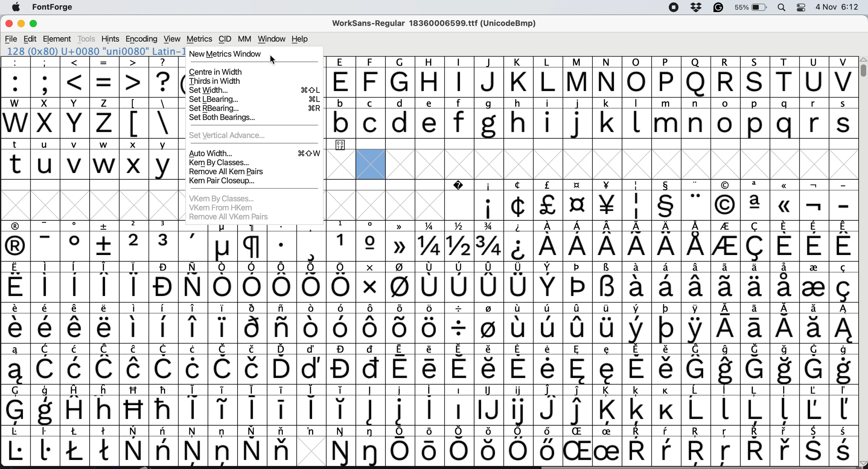 The height and width of the screenshot is (469, 868). Describe the element at coordinates (96, 83) in the screenshot. I see `special characters` at that location.